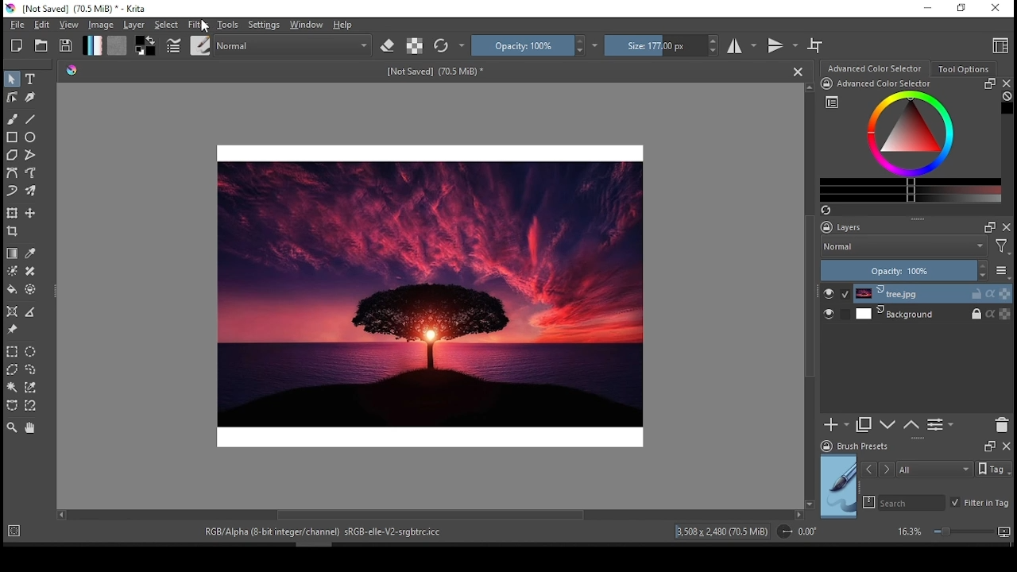 The width and height of the screenshot is (1017, 572). I want to click on opacity, so click(903, 269).